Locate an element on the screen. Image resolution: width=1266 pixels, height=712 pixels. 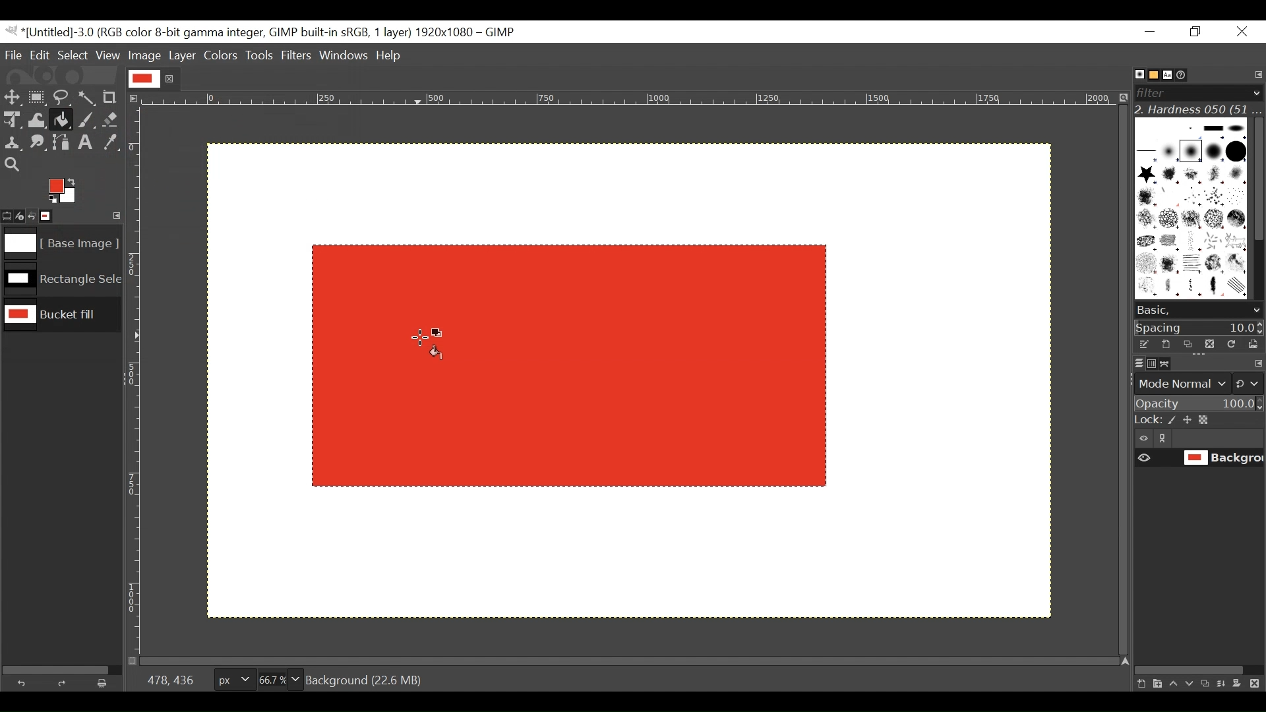
merge the layer is located at coordinates (1224, 683).